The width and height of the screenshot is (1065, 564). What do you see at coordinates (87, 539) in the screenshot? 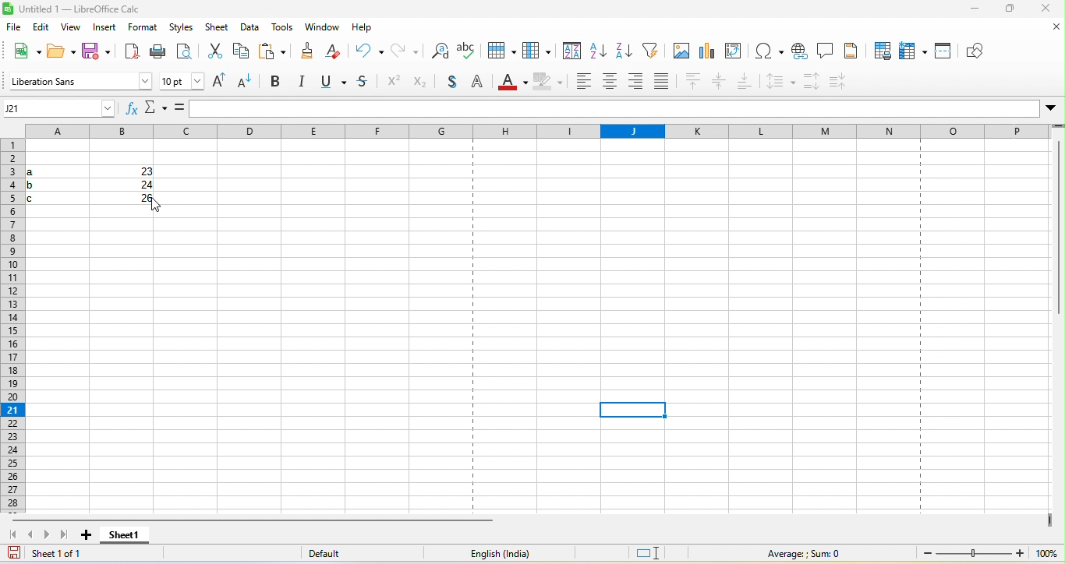
I see `add new sheet ` at bounding box center [87, 539].